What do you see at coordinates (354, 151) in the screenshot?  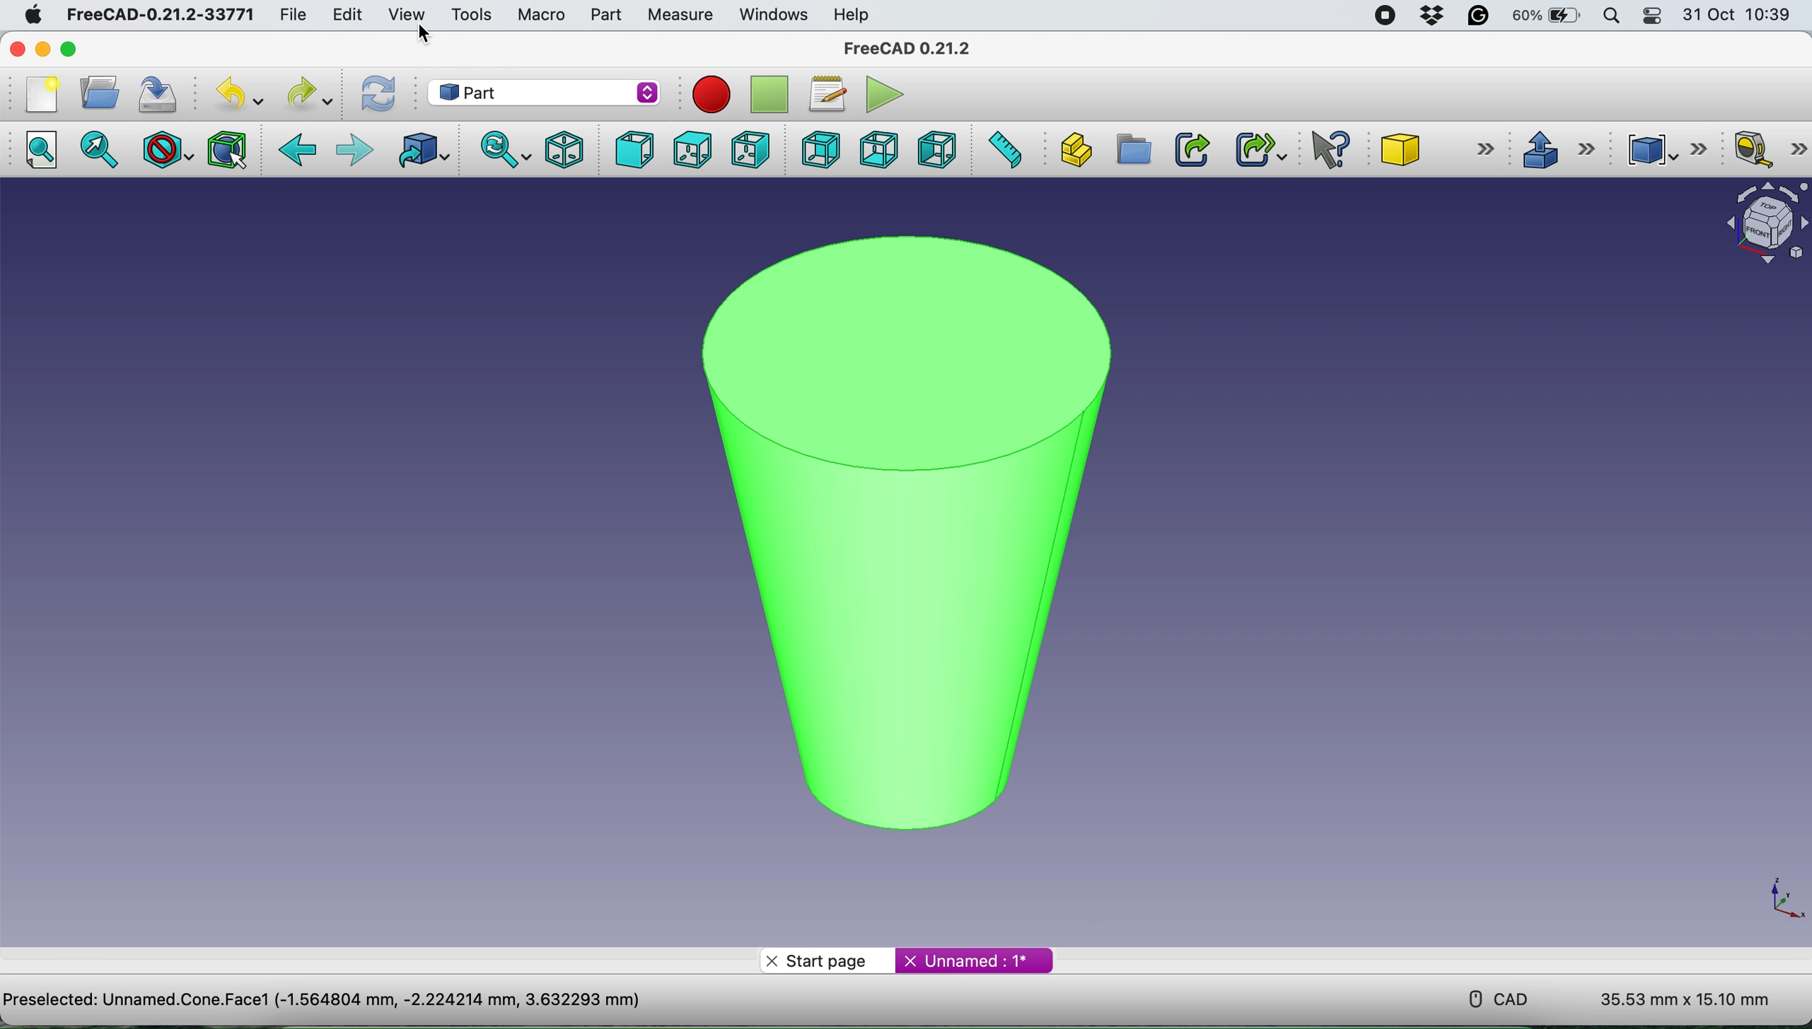 I see `forward` at bounding box center [354, 151].